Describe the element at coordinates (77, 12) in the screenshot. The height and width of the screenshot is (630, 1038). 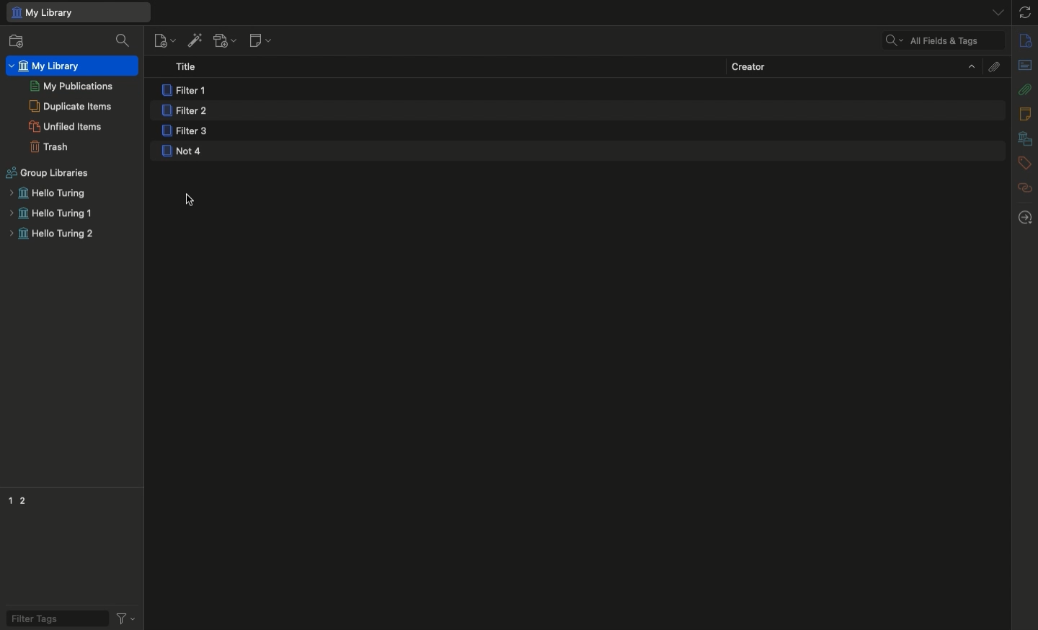
I see `My library` at that location.